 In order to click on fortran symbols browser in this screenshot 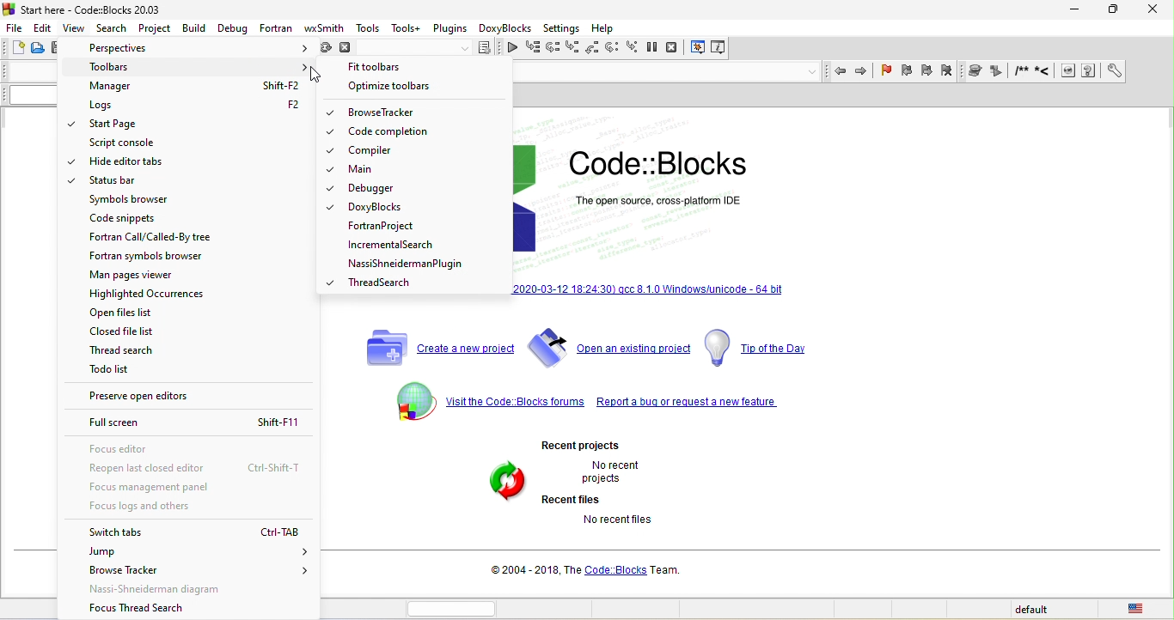, I will do `click(151, 258)`.